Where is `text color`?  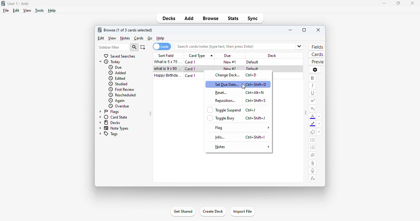
text color is located at coordinates (313, 116).